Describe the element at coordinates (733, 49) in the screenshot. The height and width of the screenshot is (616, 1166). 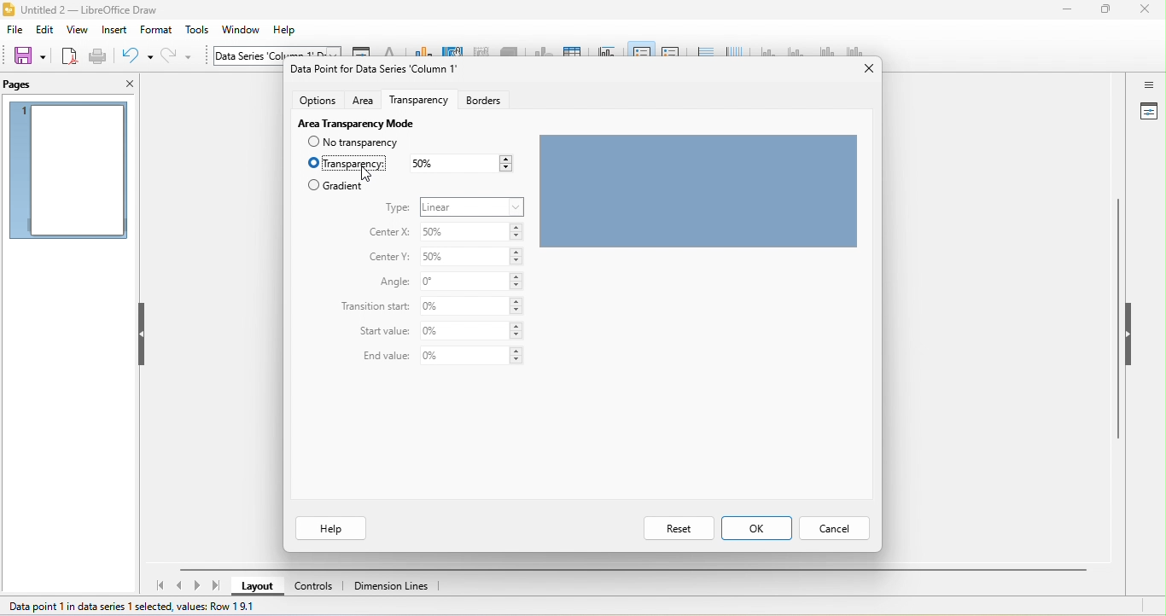
I see `vertical grid` at that location.